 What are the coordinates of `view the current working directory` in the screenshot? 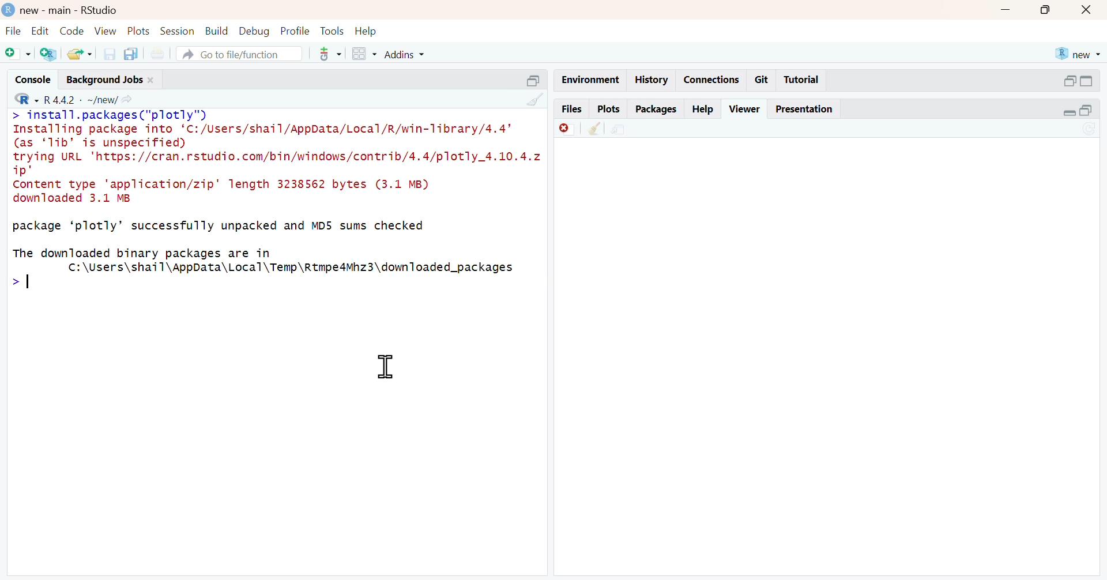 It's located at (130, 99).